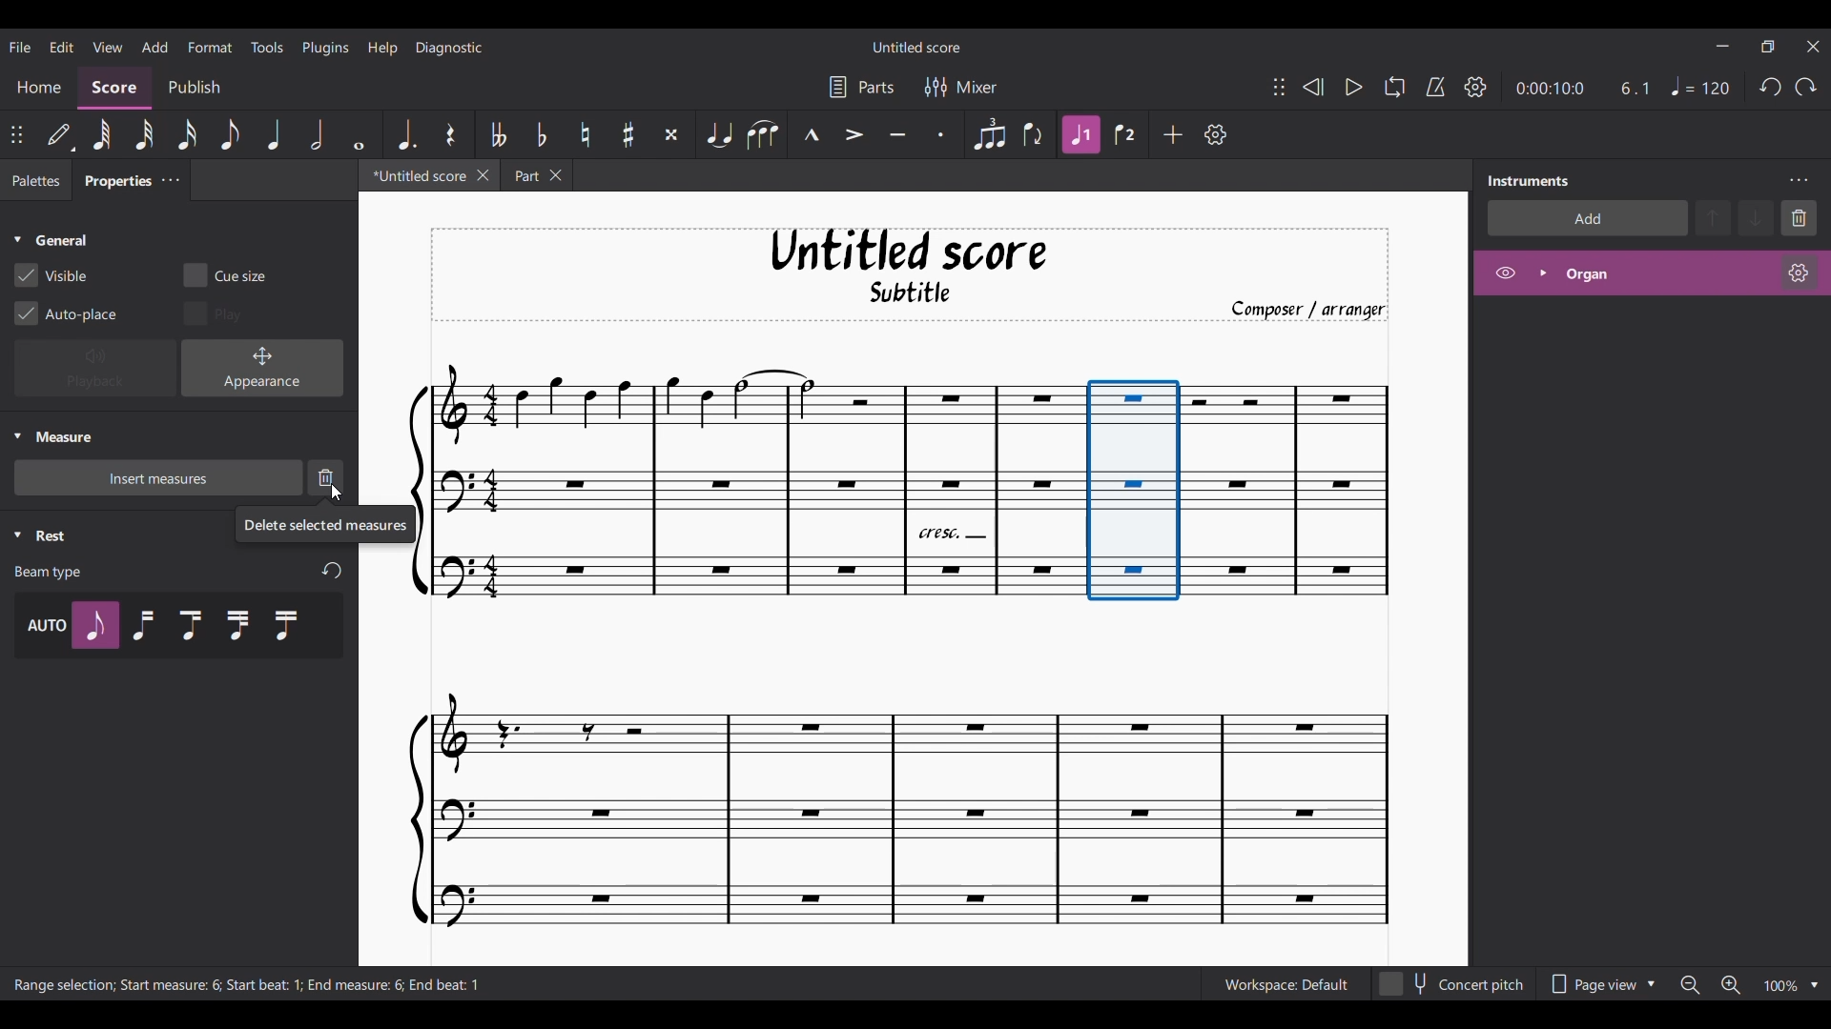 Image resolution: width=1831 pixels, height=1029 pixels. What do you see at coordinates (1435, 88) in the screenshot?
I see `Metronome` at bounding box center [1435, 88].